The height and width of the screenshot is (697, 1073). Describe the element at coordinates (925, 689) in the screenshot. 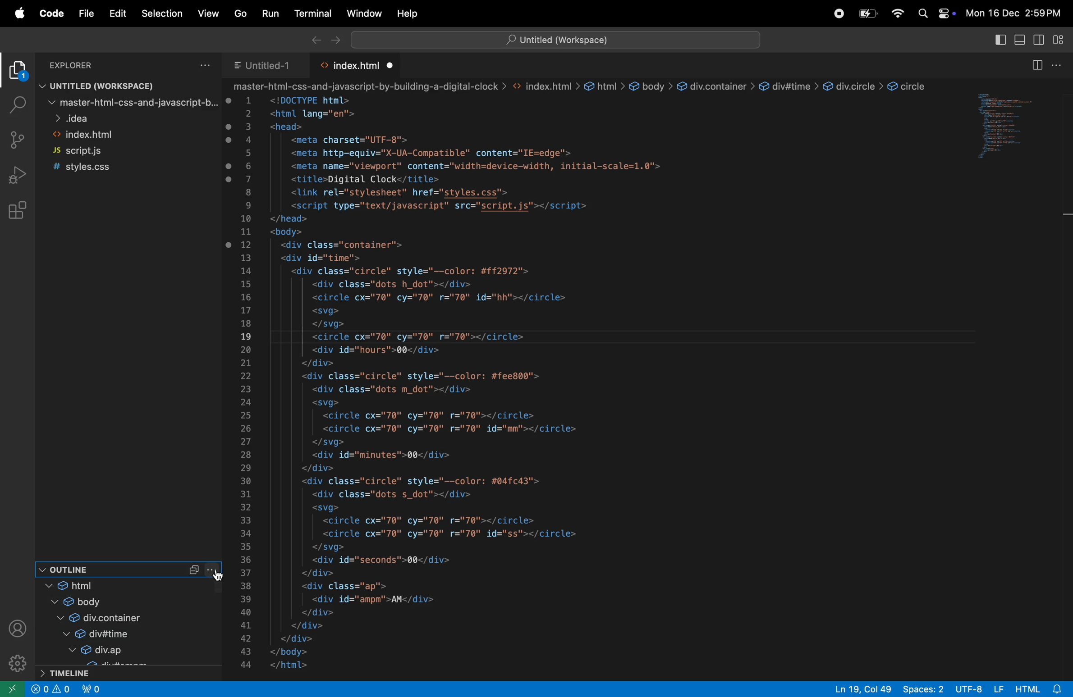

I see `spaces 2` at that location.